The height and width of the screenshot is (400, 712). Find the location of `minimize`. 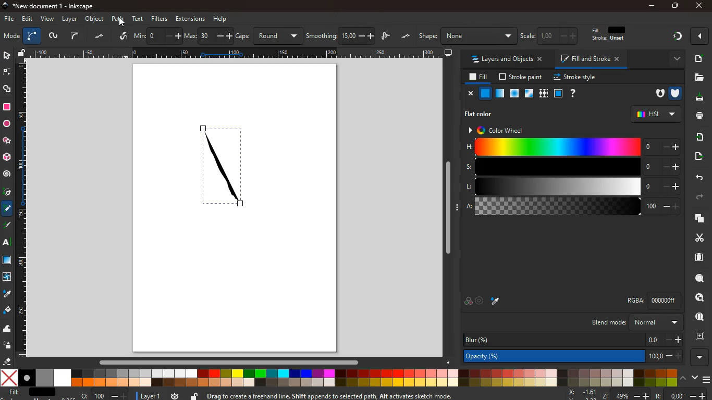

minimize is located at coordinates (653, 6).